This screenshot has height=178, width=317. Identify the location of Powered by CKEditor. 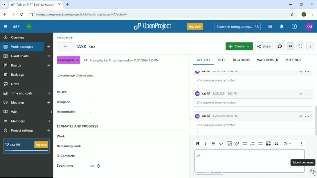
(210, 173).